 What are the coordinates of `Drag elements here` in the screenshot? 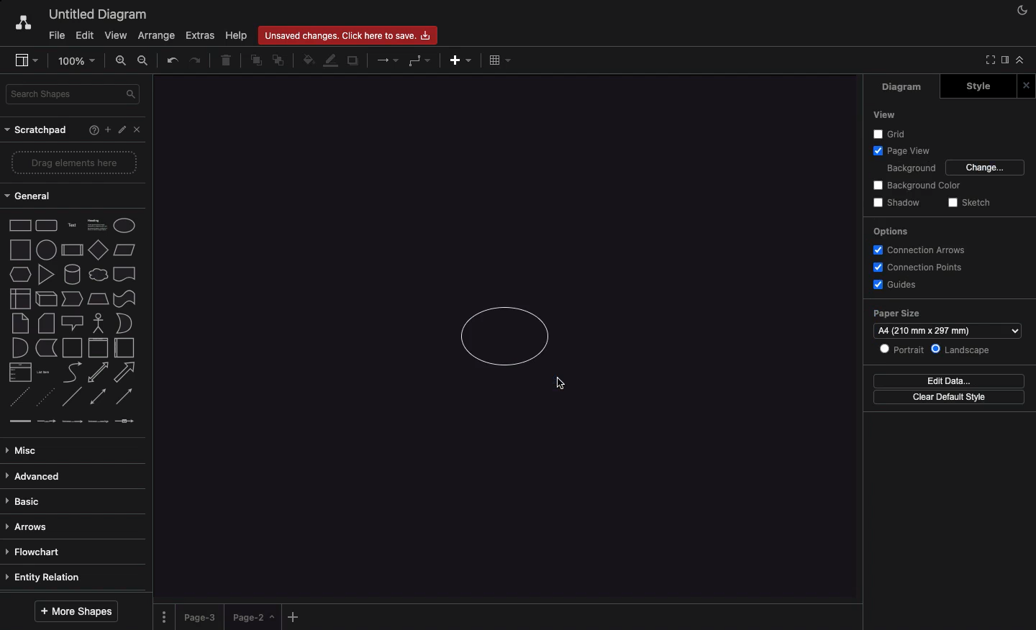 It's located at (76, 162).